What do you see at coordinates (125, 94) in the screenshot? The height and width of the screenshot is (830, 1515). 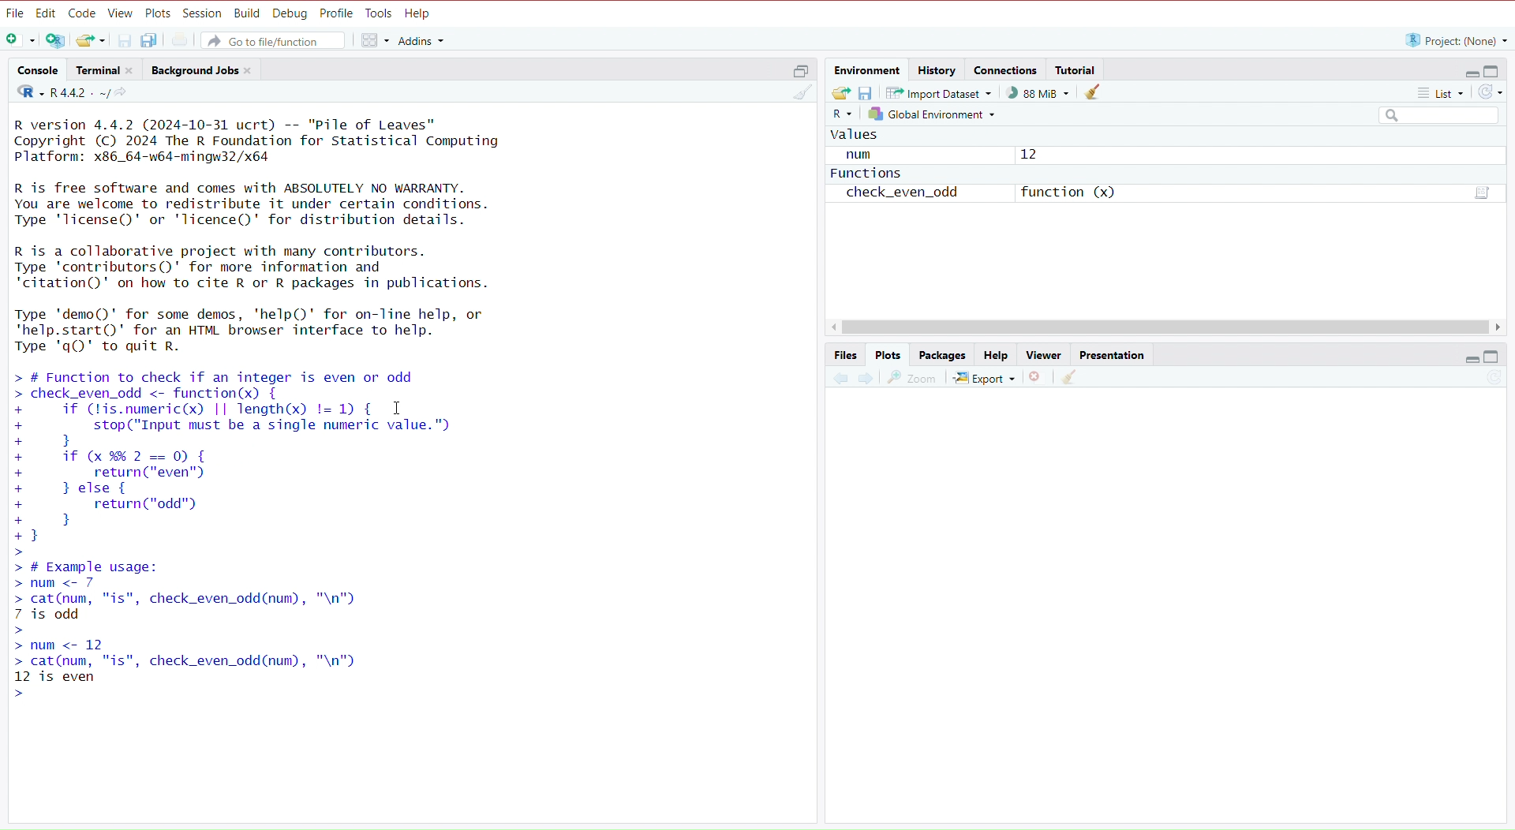 I see `view the current working directory` at bounding box center [125, 94].